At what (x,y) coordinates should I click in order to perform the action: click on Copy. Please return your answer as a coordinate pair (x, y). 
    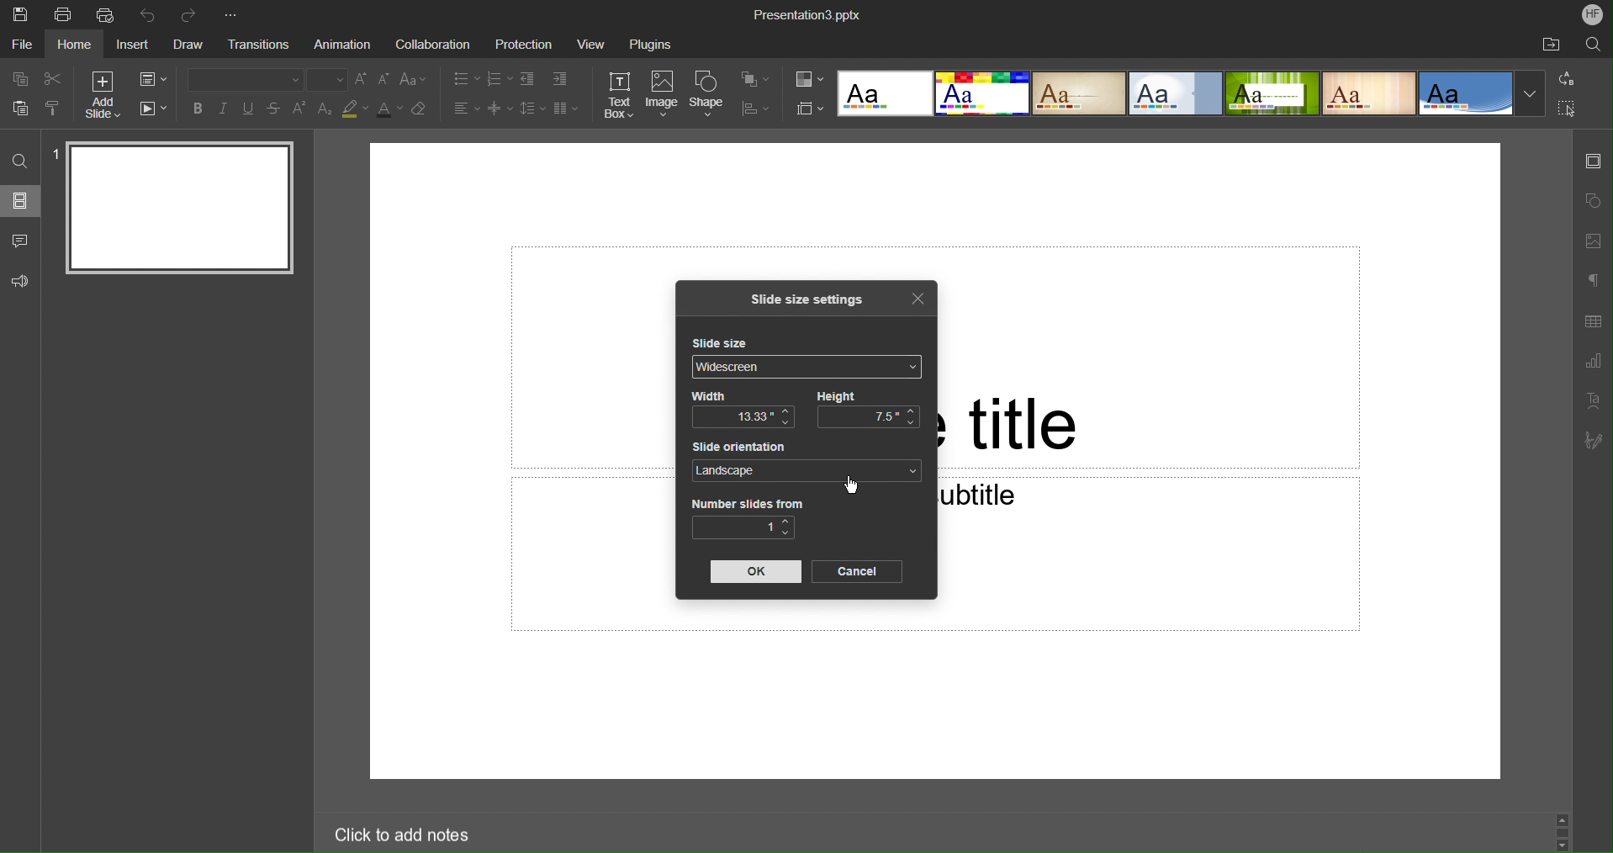
    Looking at the image, I should click on (17, 78).